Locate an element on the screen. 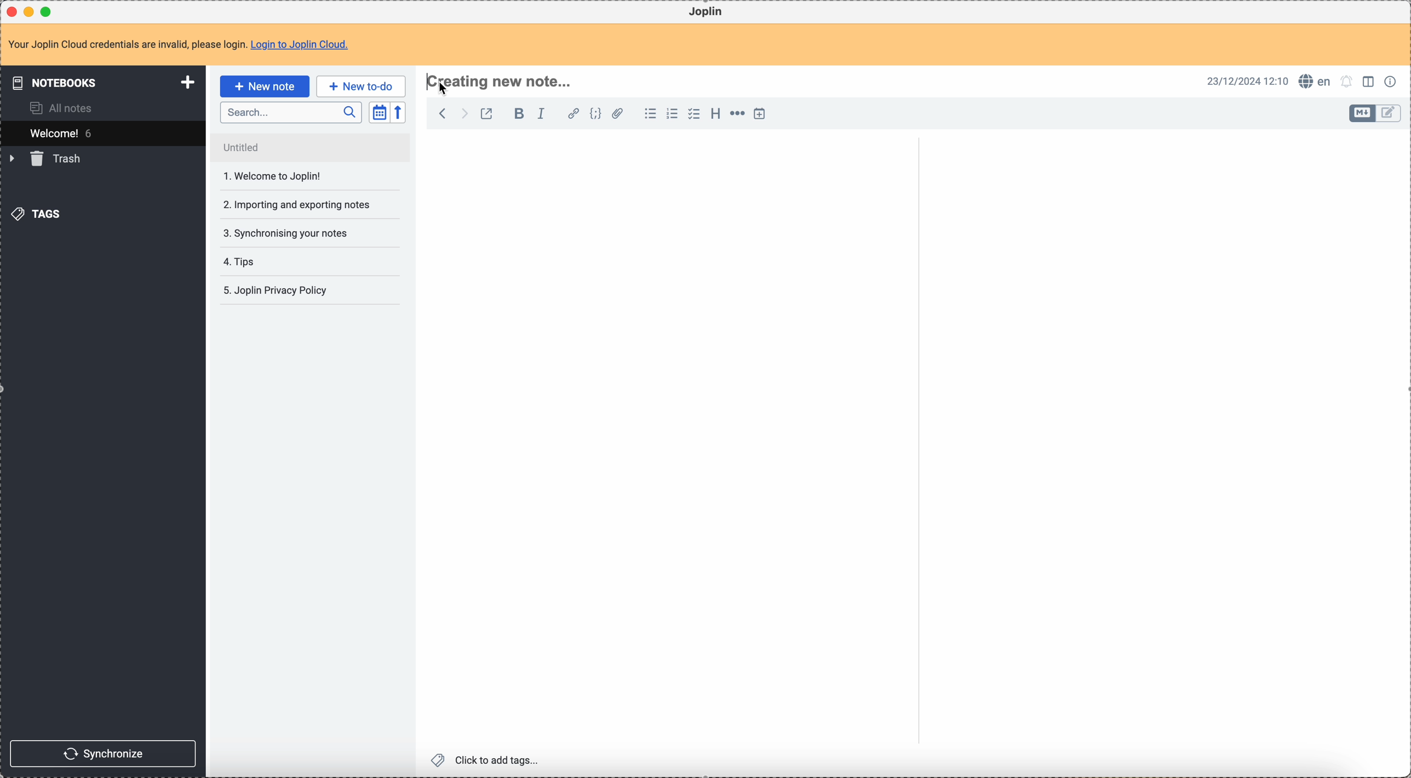 Image resolution: width=1411 pixels, height=778 pixels. date and hour is located at coordinates (1246, 81).